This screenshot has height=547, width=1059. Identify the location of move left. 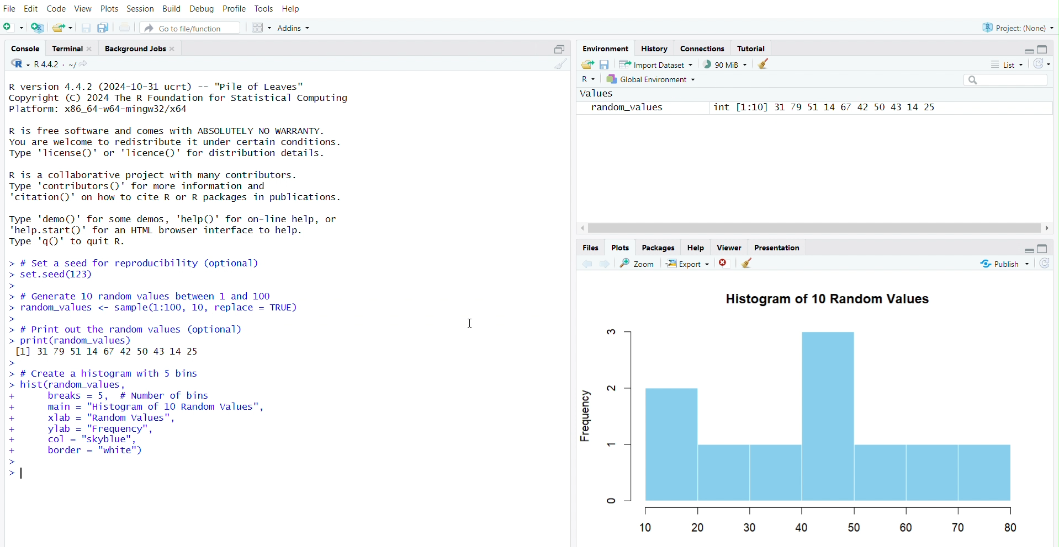
(584, 227).